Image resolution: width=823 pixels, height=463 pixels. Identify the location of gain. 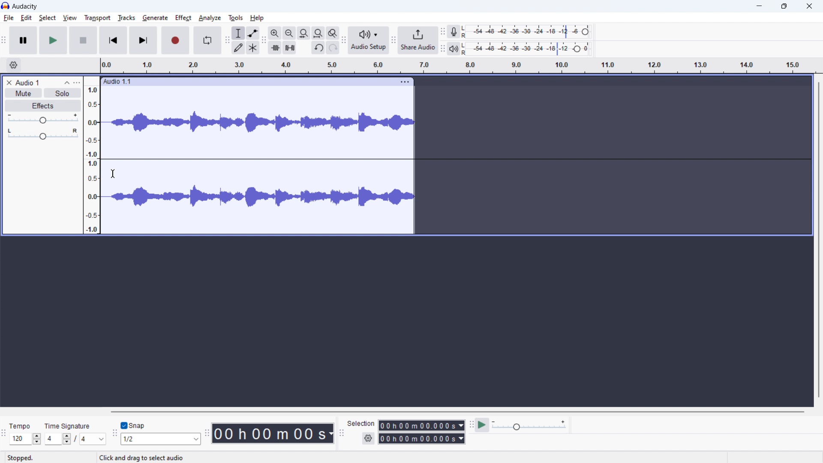
(42, 119).